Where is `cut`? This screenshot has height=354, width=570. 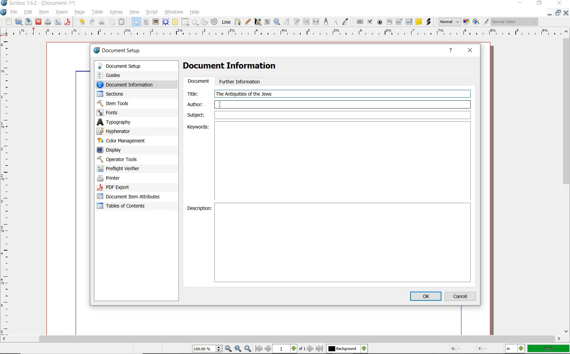
cut is located at coordinates (102, 22).